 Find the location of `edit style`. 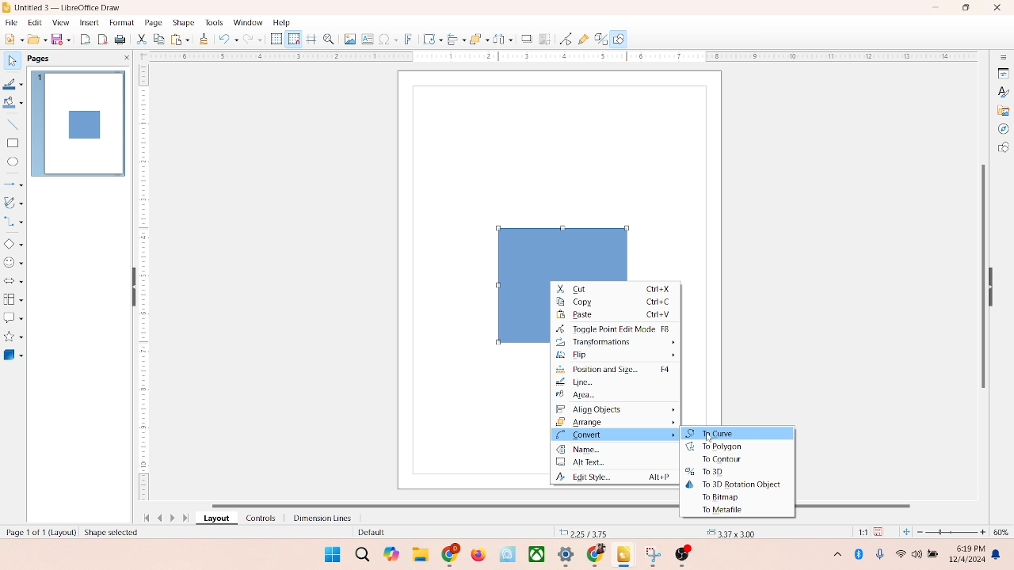

edit style is located at coordinates (612, 478).